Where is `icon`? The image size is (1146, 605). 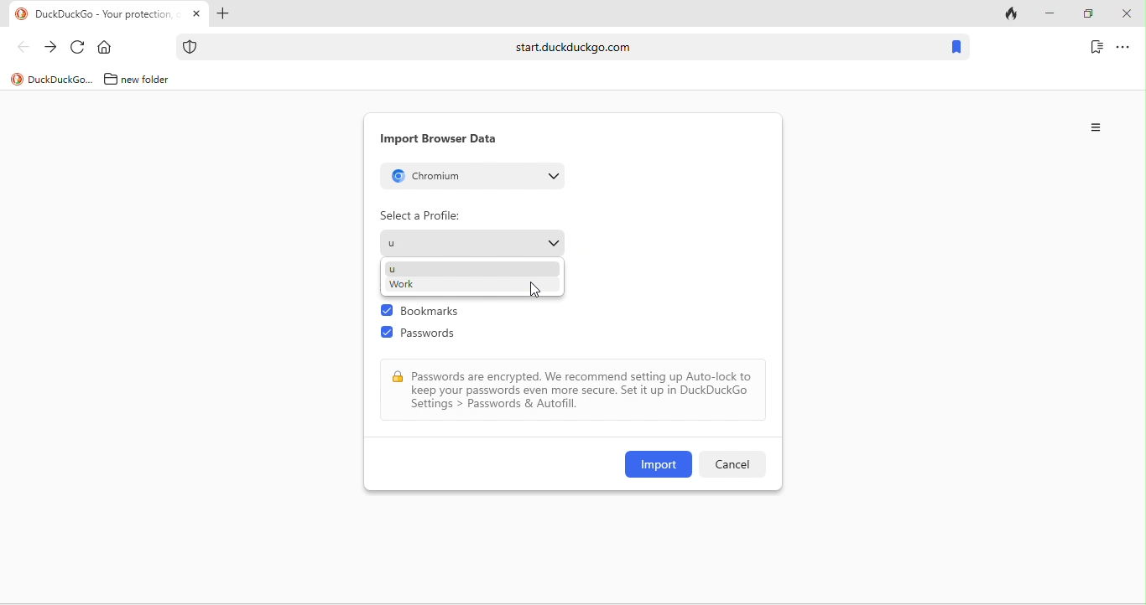
icon is located at coordinates (190, 47).